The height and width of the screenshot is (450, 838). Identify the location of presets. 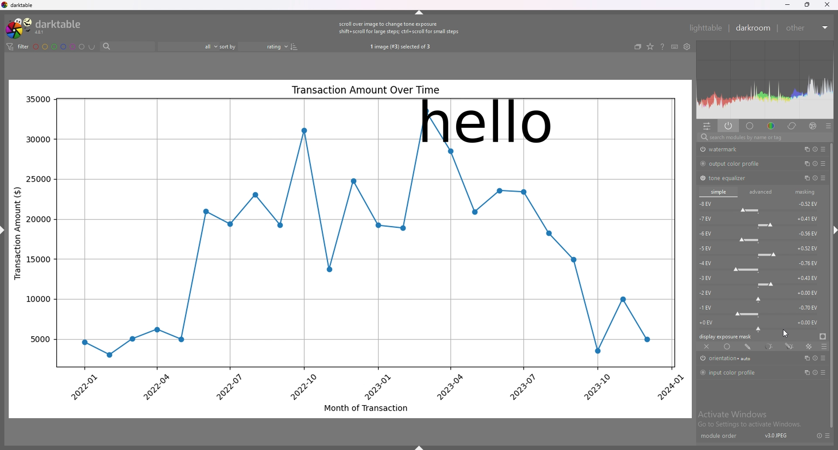
(827, 436).